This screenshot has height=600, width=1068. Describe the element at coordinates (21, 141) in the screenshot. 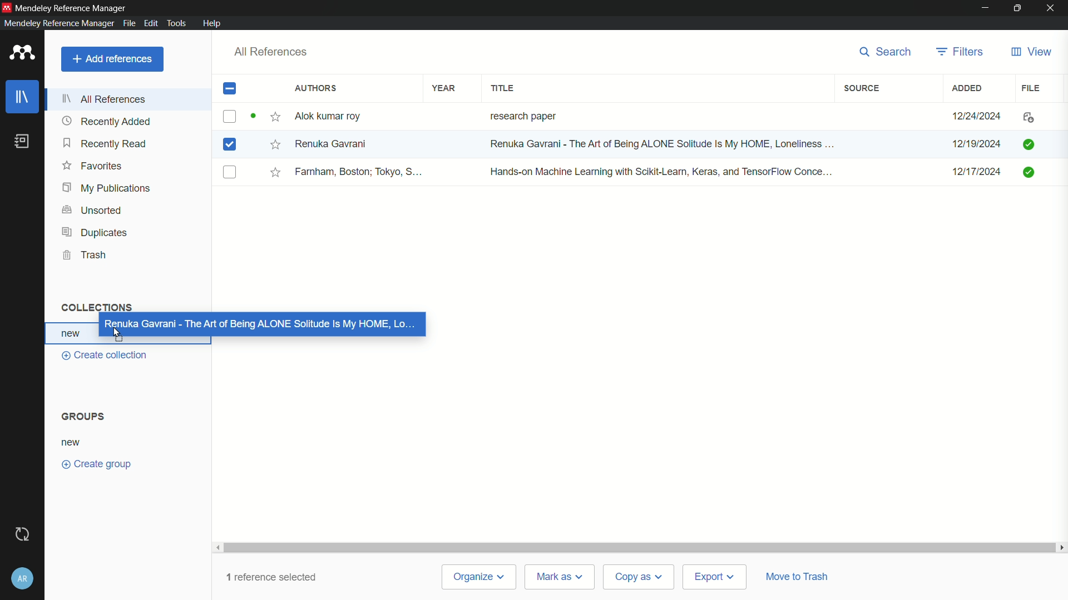

I see `book` at that location.